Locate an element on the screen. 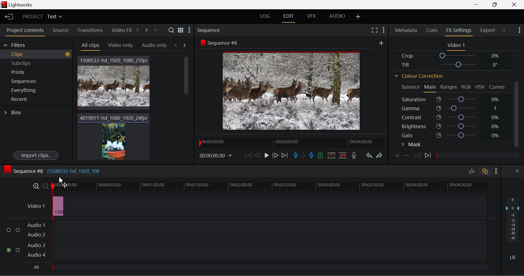 The image size is (524, 276). Mask is located at coordinates (411, 145).